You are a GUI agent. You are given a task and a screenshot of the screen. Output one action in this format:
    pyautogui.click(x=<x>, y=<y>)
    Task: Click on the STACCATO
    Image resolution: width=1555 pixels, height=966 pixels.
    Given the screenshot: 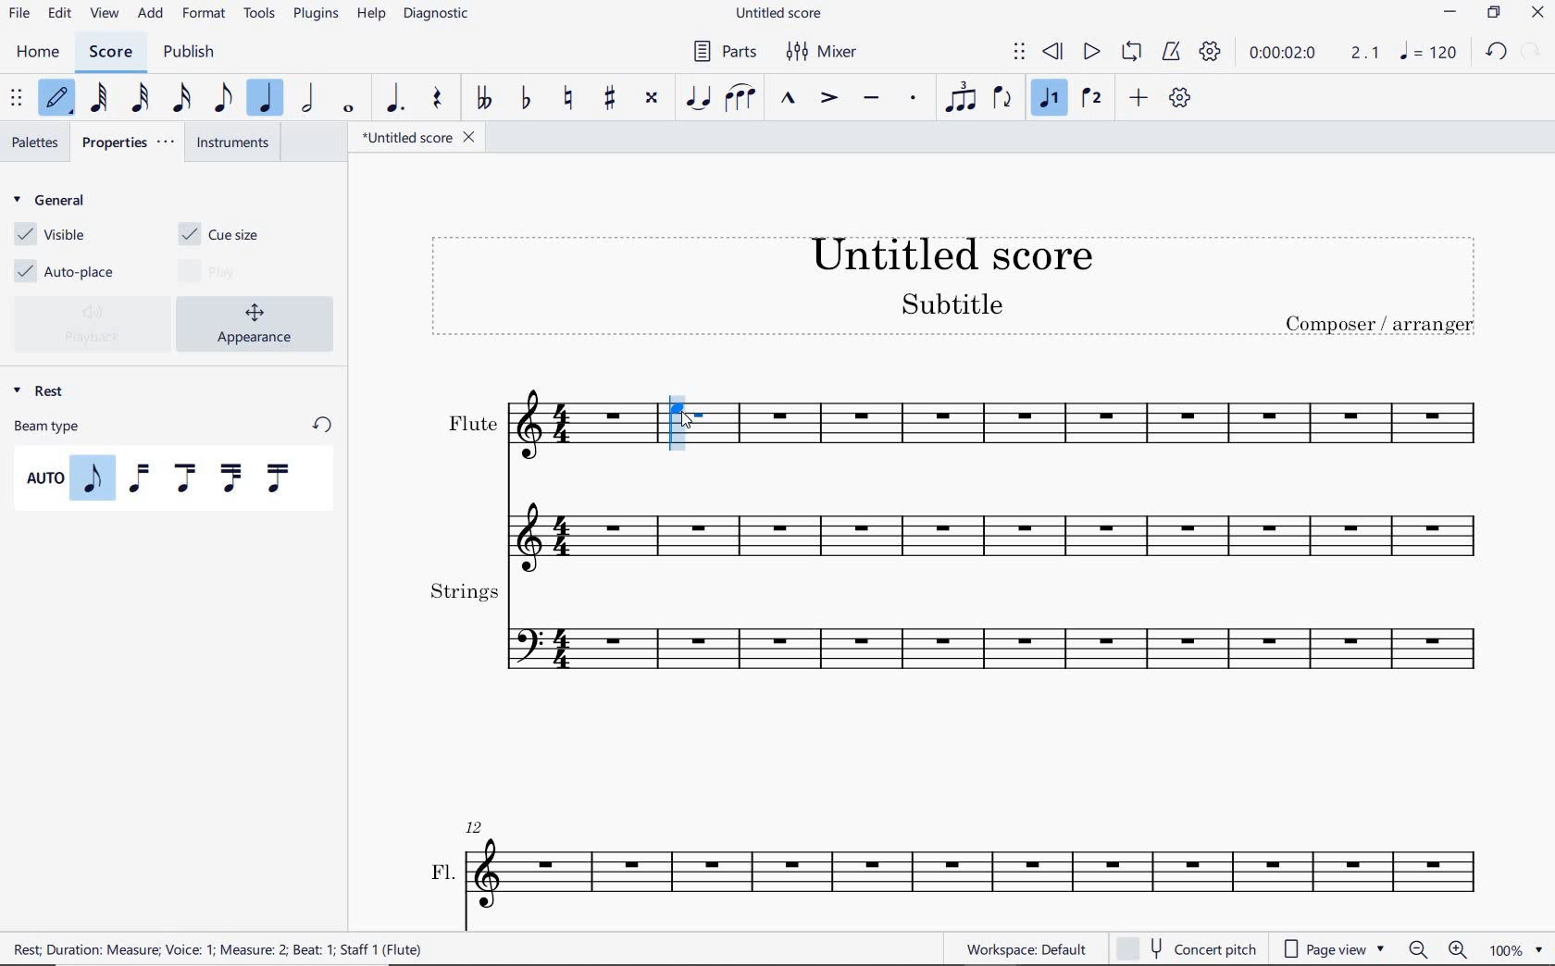 What is the action you would take?
    pyautogui.click(x=914, y=99)
    